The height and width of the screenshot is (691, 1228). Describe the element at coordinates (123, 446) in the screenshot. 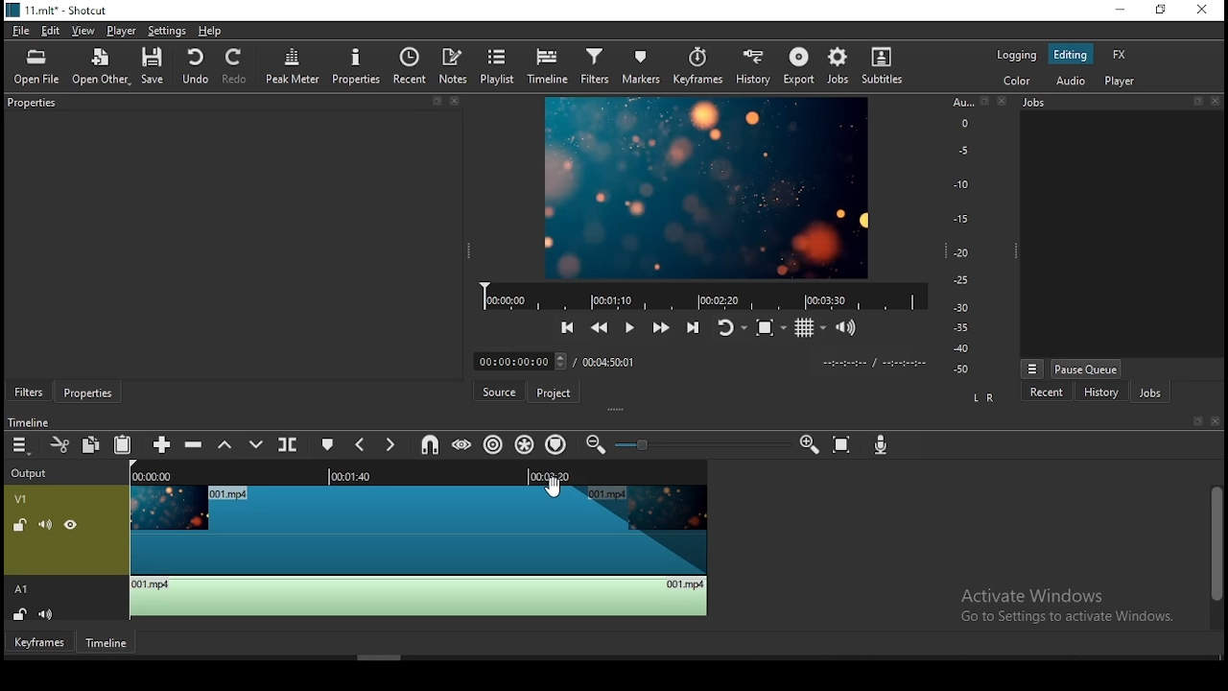

I see `paste` at that location.